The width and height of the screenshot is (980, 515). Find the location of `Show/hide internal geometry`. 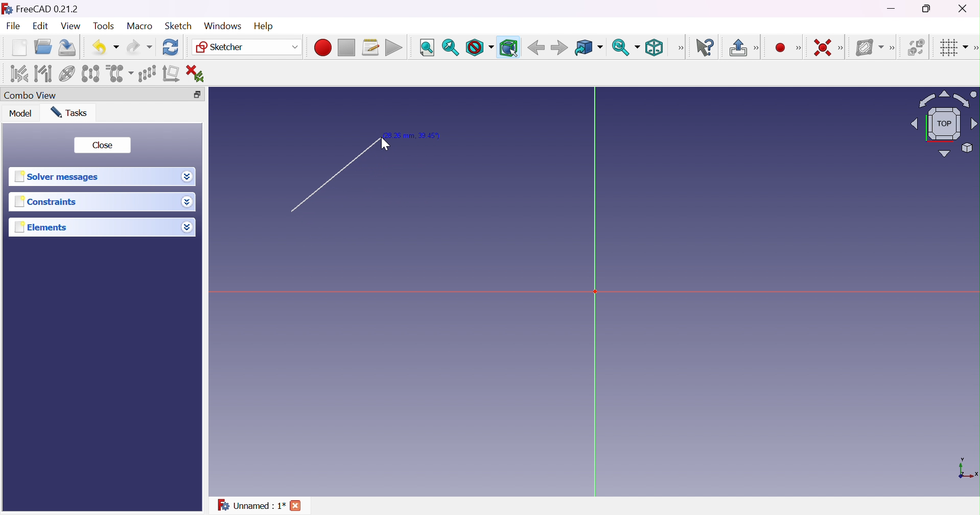

Show/hide internal geometry is located at coordinates (66, 74).